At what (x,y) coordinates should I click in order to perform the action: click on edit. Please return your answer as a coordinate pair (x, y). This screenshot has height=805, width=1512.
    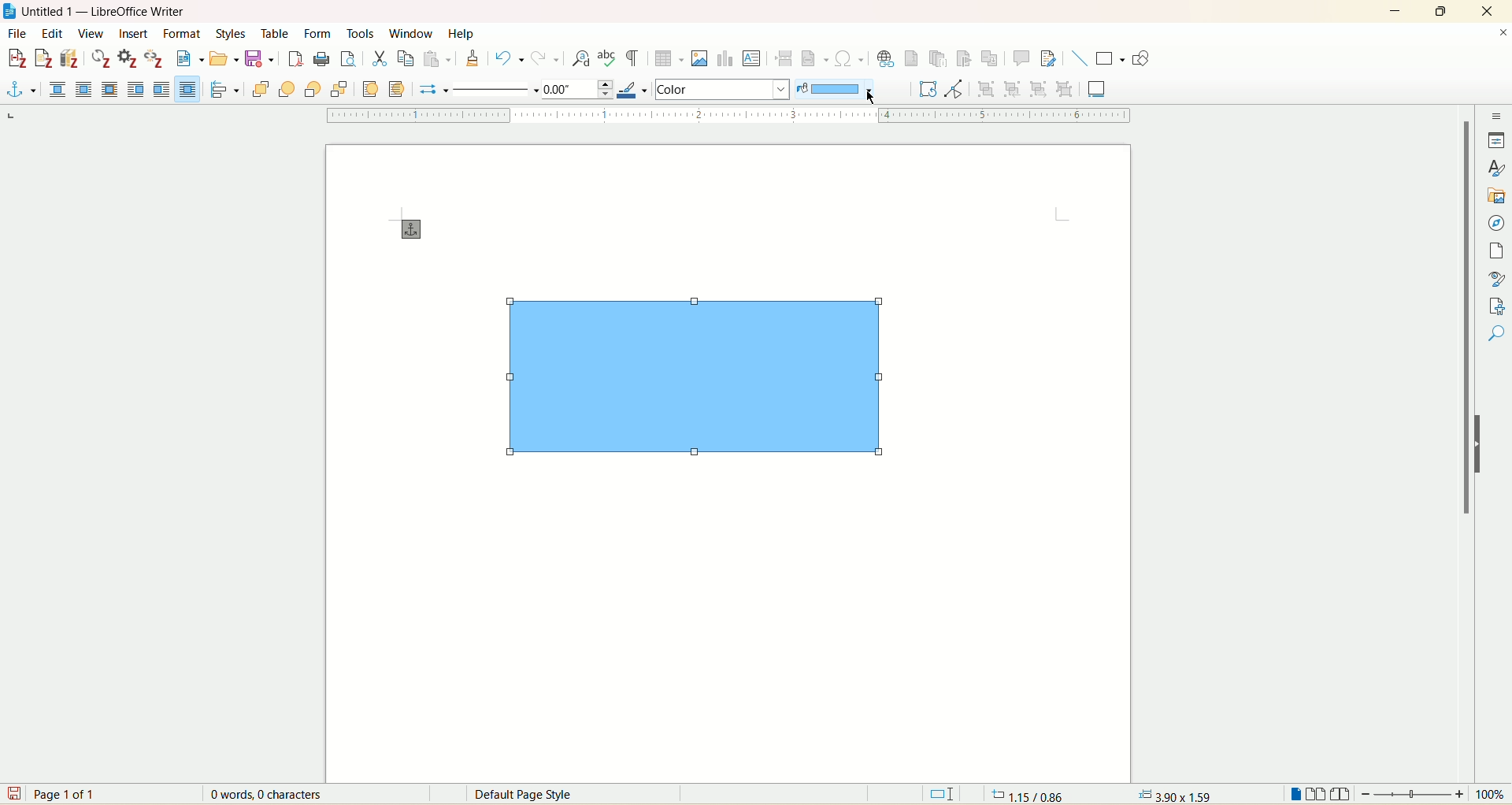
    Looking at the image, I should click on (50, 33).